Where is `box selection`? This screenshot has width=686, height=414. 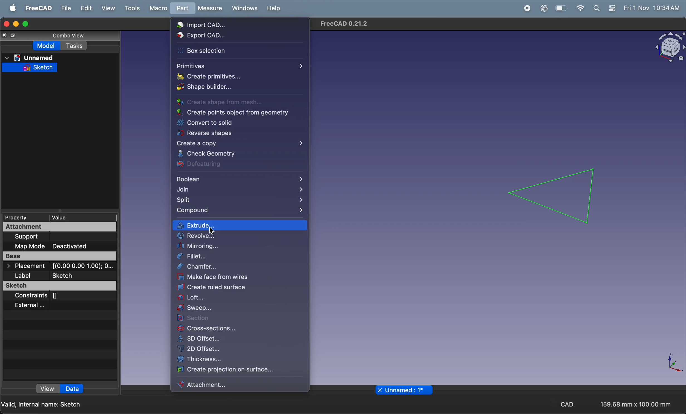
box selection is located at coordinates (220, 52).